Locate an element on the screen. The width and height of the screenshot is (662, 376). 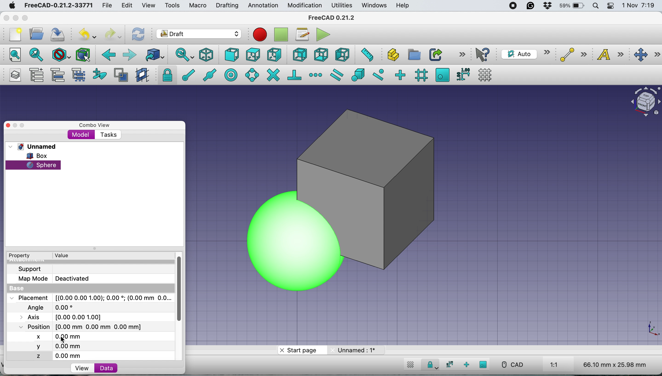
front is located at coordinates (232, 56).